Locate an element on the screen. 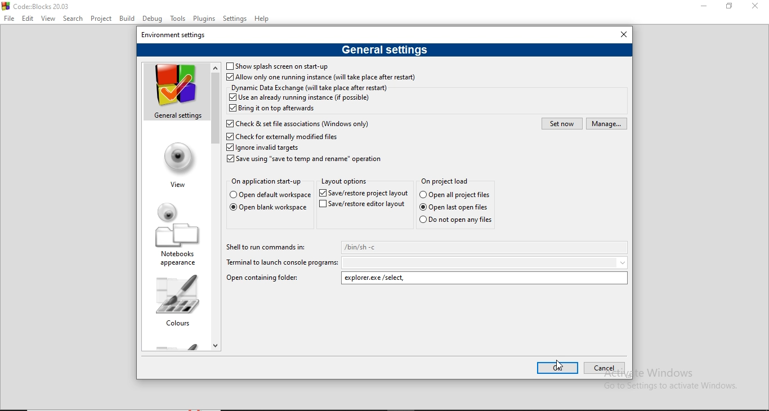 The image size is (769, 411). Open blank workspace is located at coordinates (268, 208).